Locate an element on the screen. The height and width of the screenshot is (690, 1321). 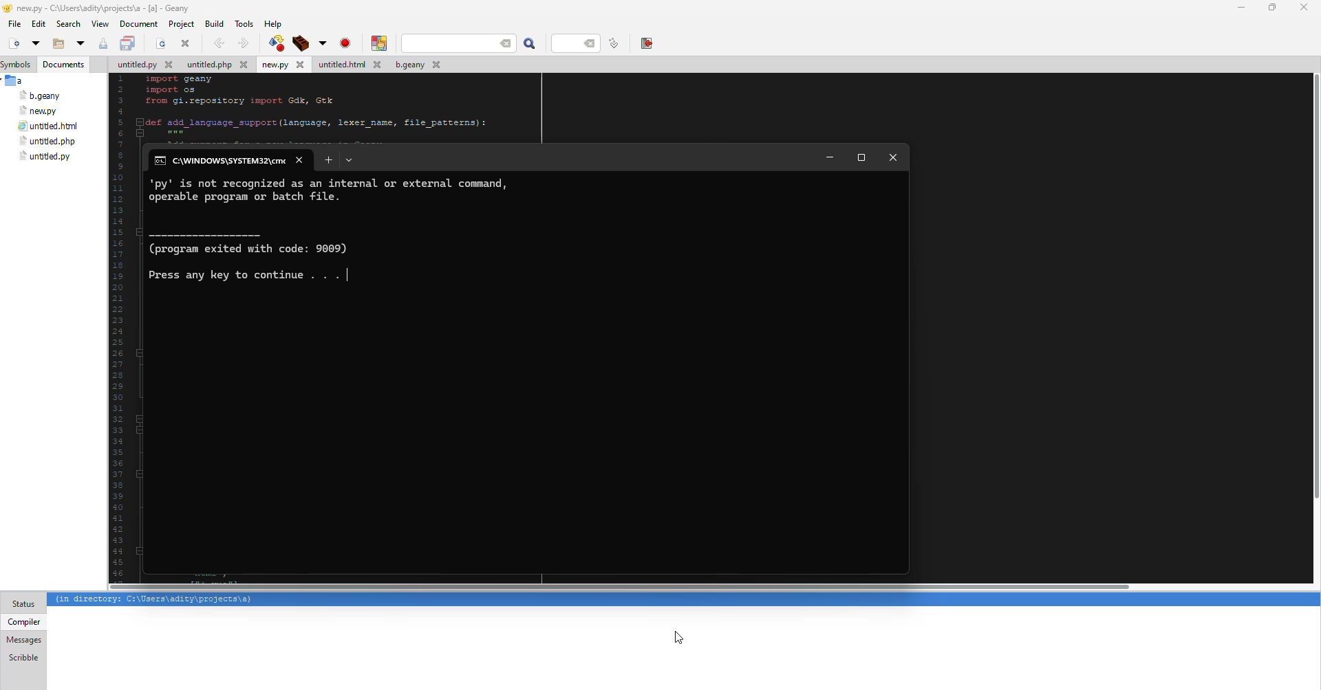
run is located at coordinates (345, 44).